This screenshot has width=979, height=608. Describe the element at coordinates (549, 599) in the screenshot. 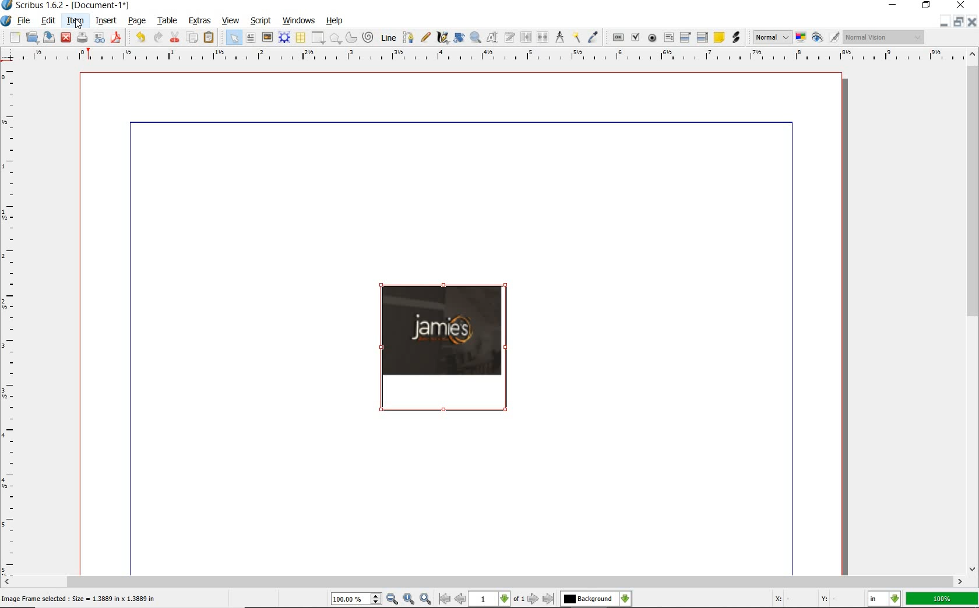

I see `Last Page` at that location.